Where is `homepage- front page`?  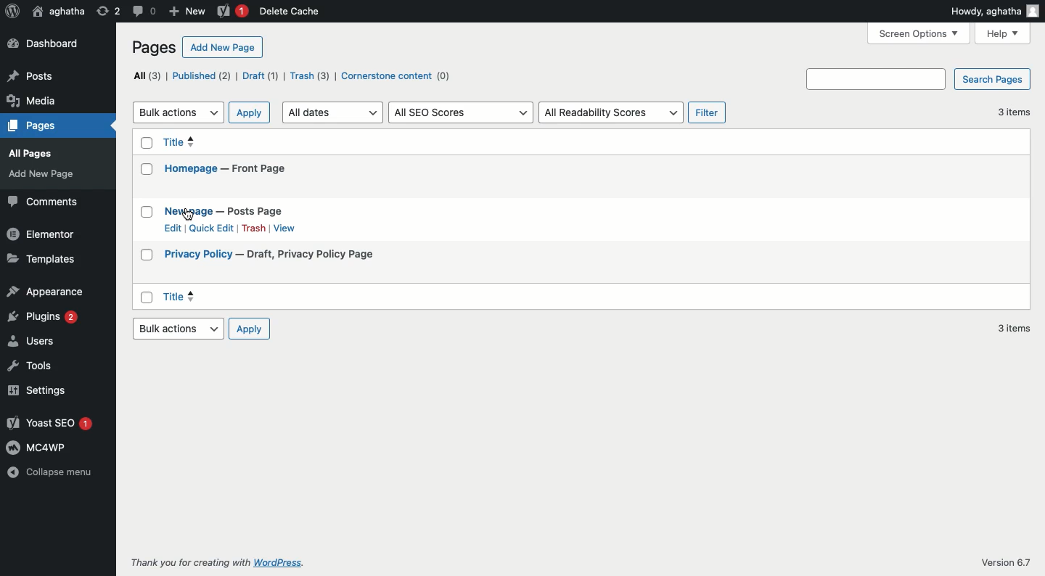 homepage- front page is located at coordinates (233, 171).